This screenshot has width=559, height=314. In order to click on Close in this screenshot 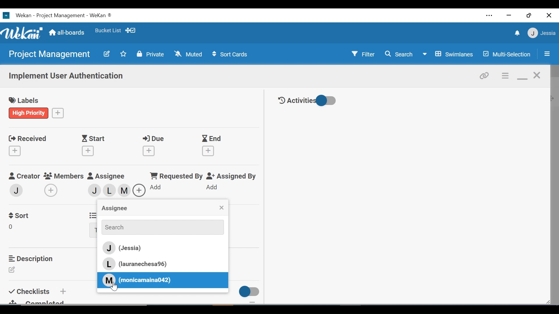, I will do `click(221, 208)`.